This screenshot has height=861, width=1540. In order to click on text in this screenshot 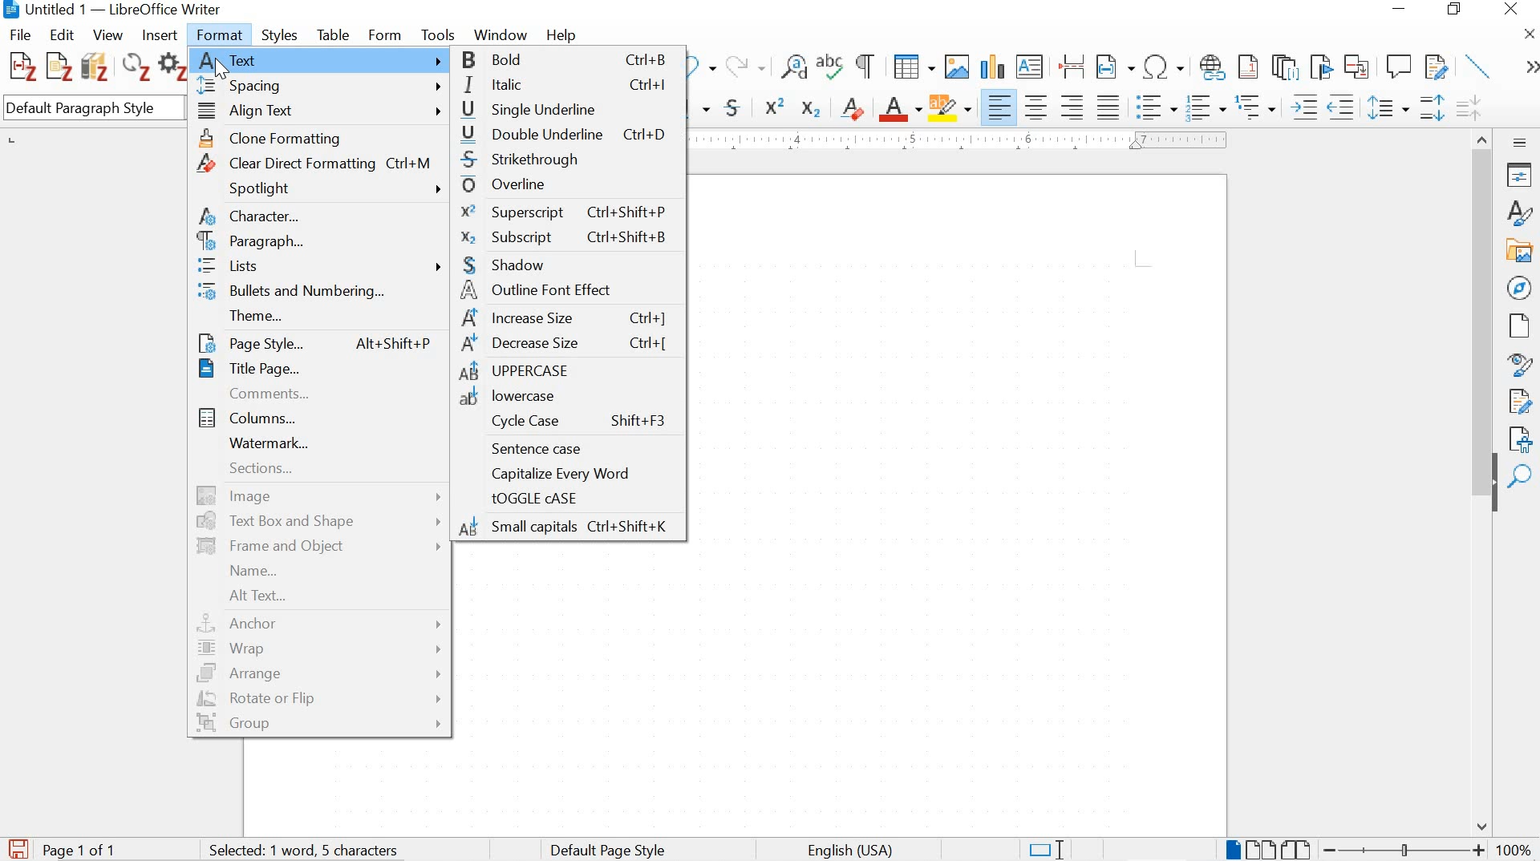, I will do `click(321, 59)`.